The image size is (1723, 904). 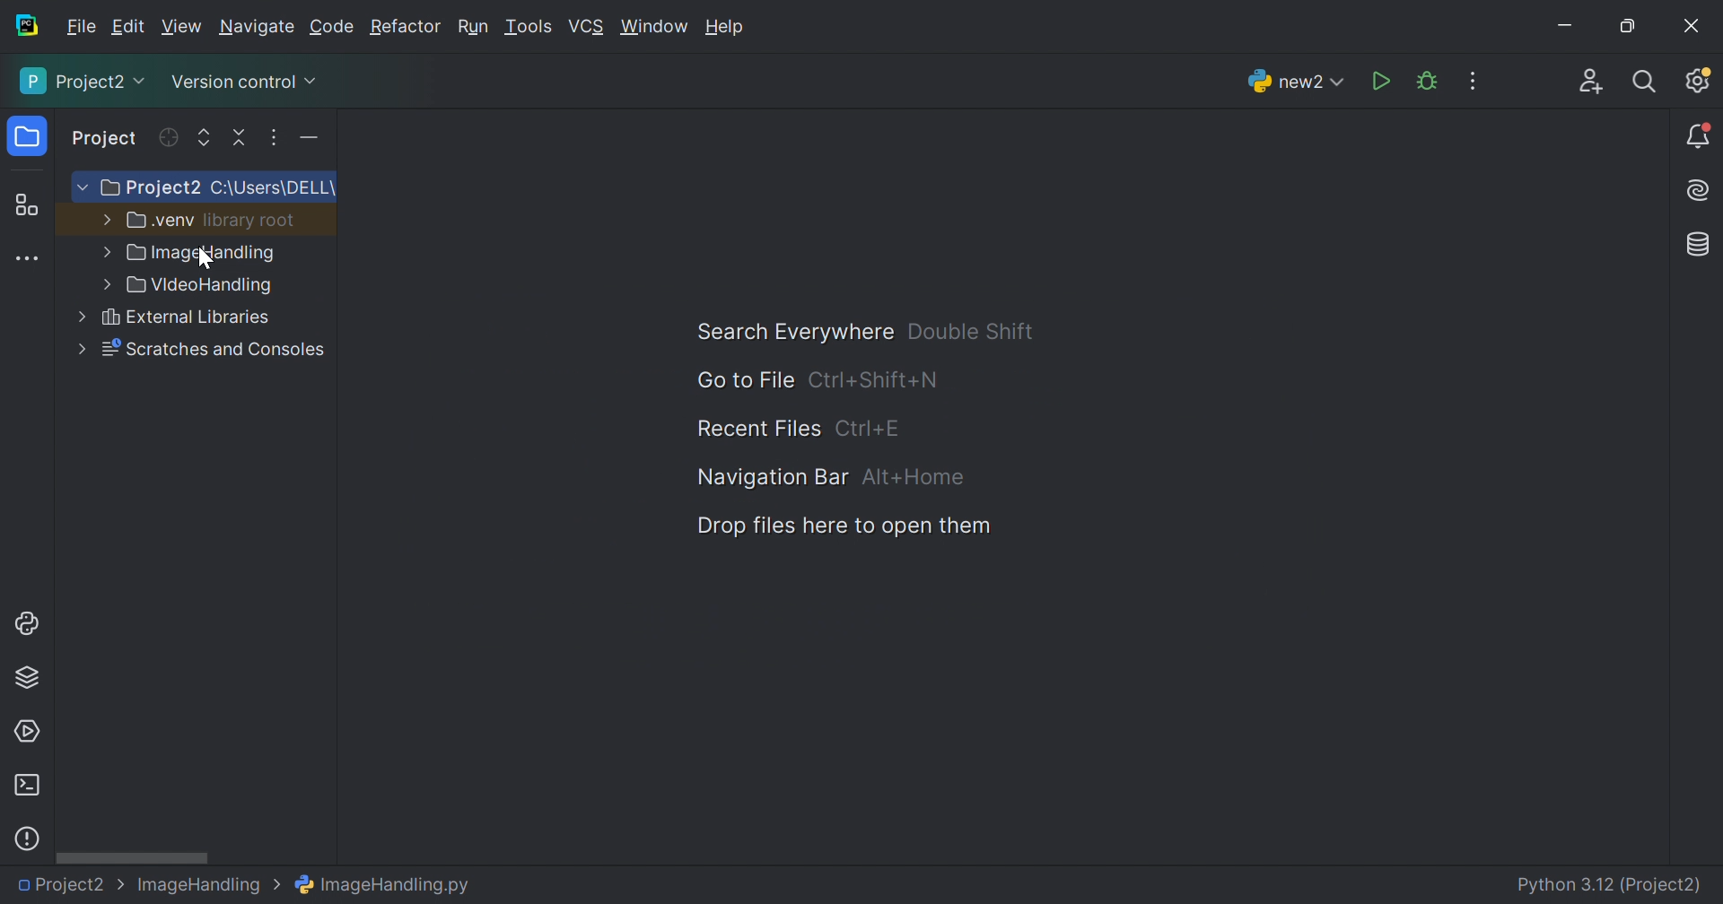 What do you see at coordinates (1614, 879) in the screenshot?
I see `Python 3.12 (Project2)` at bounding box center [1614, 879].